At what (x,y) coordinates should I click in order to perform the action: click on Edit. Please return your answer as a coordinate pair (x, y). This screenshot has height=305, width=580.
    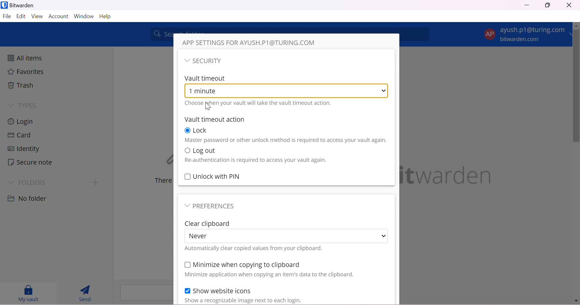
    Looking at the image, I should click on (21, 17).